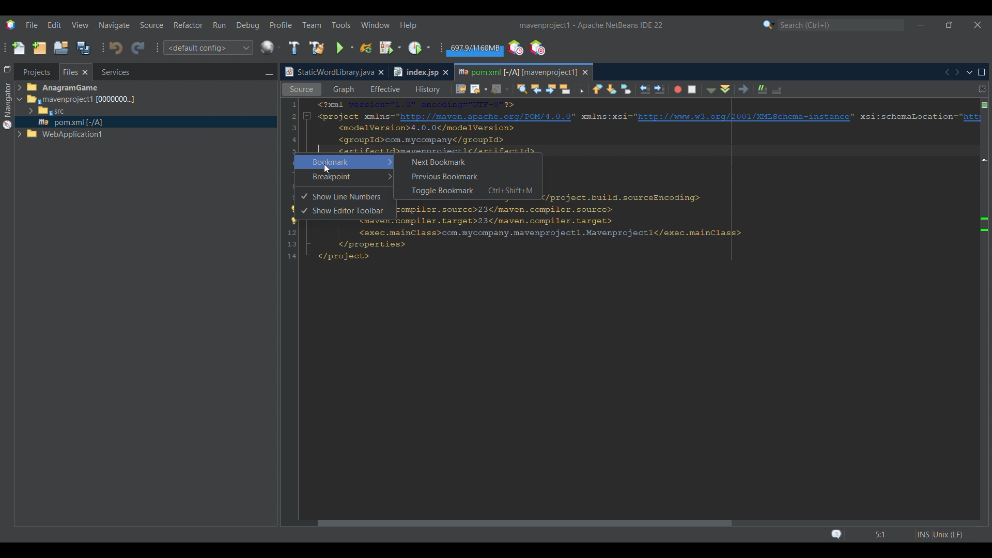  I want to click on IDE's default browser, so click(271, 48).